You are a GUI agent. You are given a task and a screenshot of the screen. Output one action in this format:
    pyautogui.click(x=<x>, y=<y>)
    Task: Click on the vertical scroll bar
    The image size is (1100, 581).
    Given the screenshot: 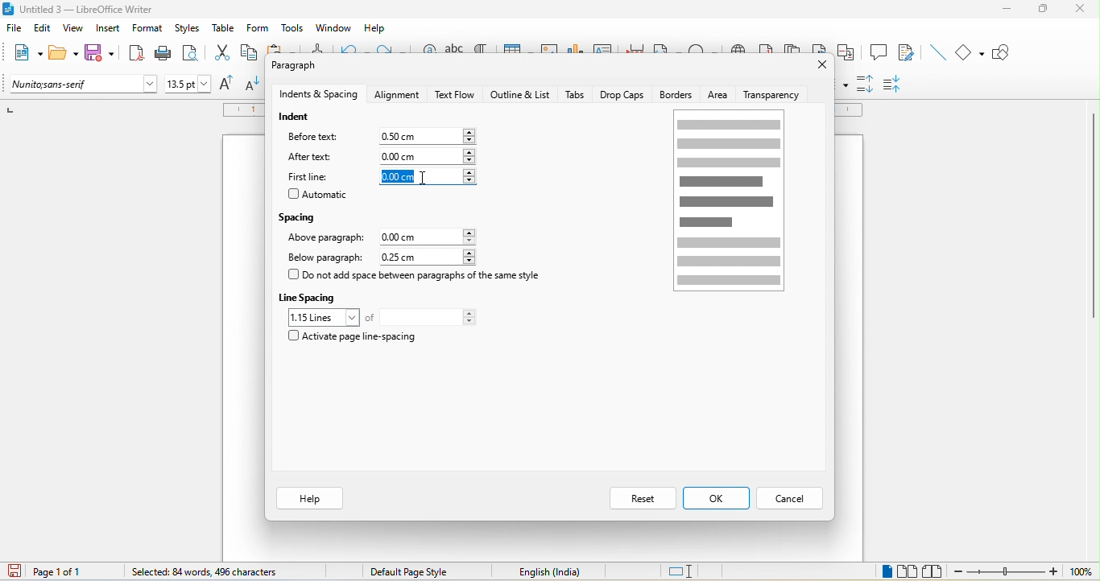 What is the action you would take?
    pyautogui.click(x=1093, y=217)
    